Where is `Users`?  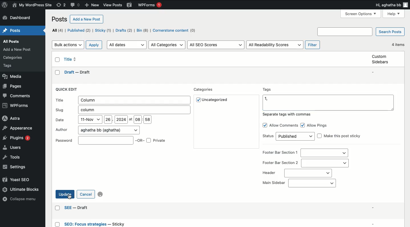 Users is located at coordinates (13, 148).